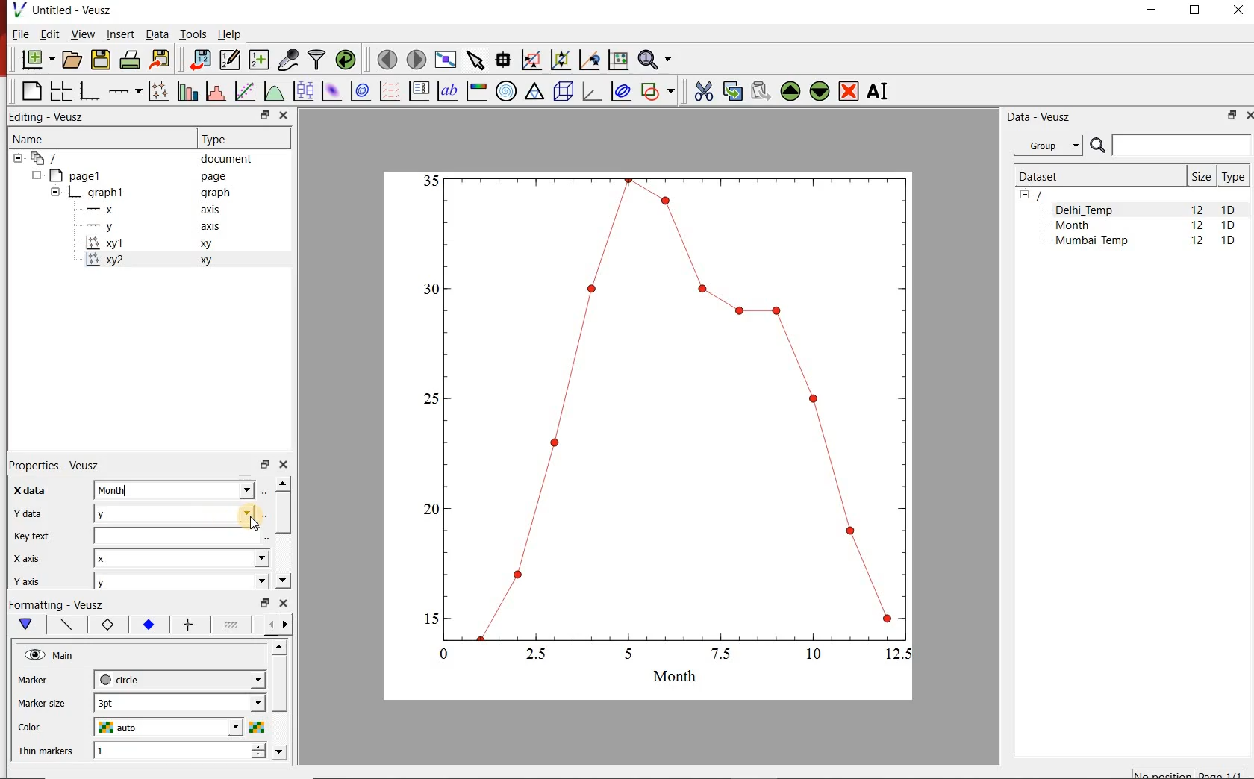  I want to click on Type, so click(220, 139).